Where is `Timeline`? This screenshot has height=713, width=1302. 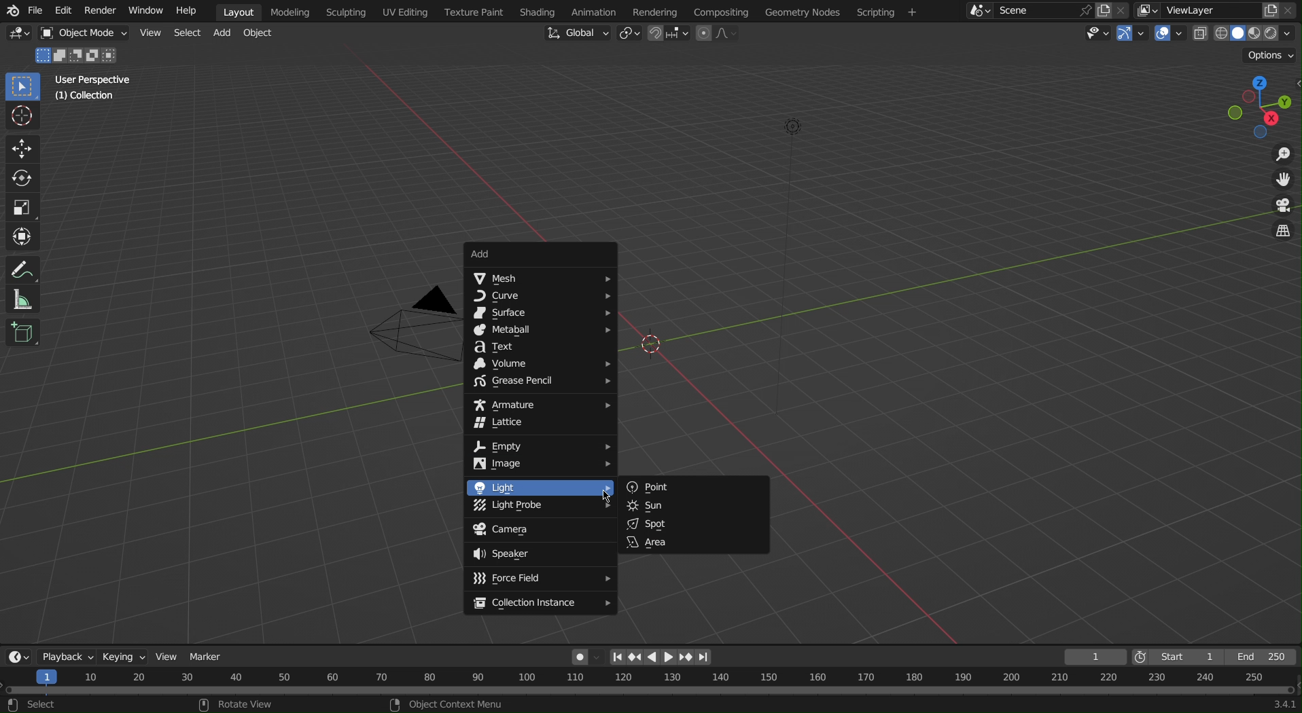
Timeline is located at coordinates (651, 682).